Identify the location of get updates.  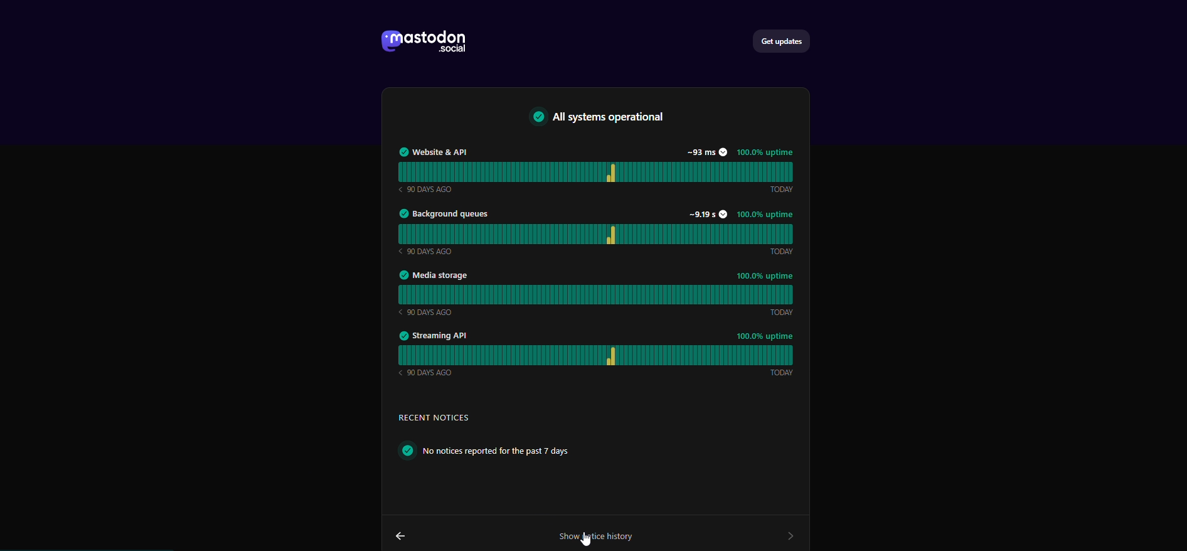
(788, 40).